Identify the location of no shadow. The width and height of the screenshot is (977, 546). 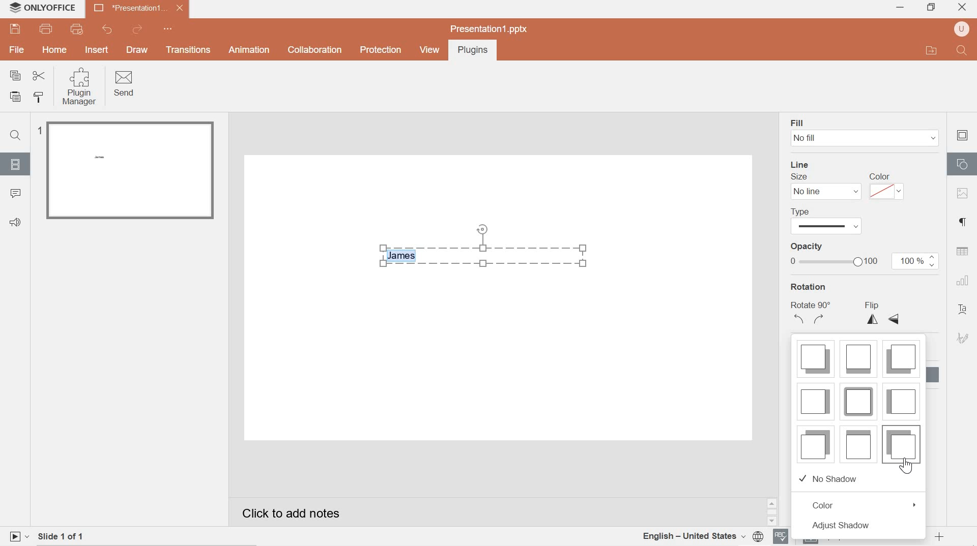
(828, 479).